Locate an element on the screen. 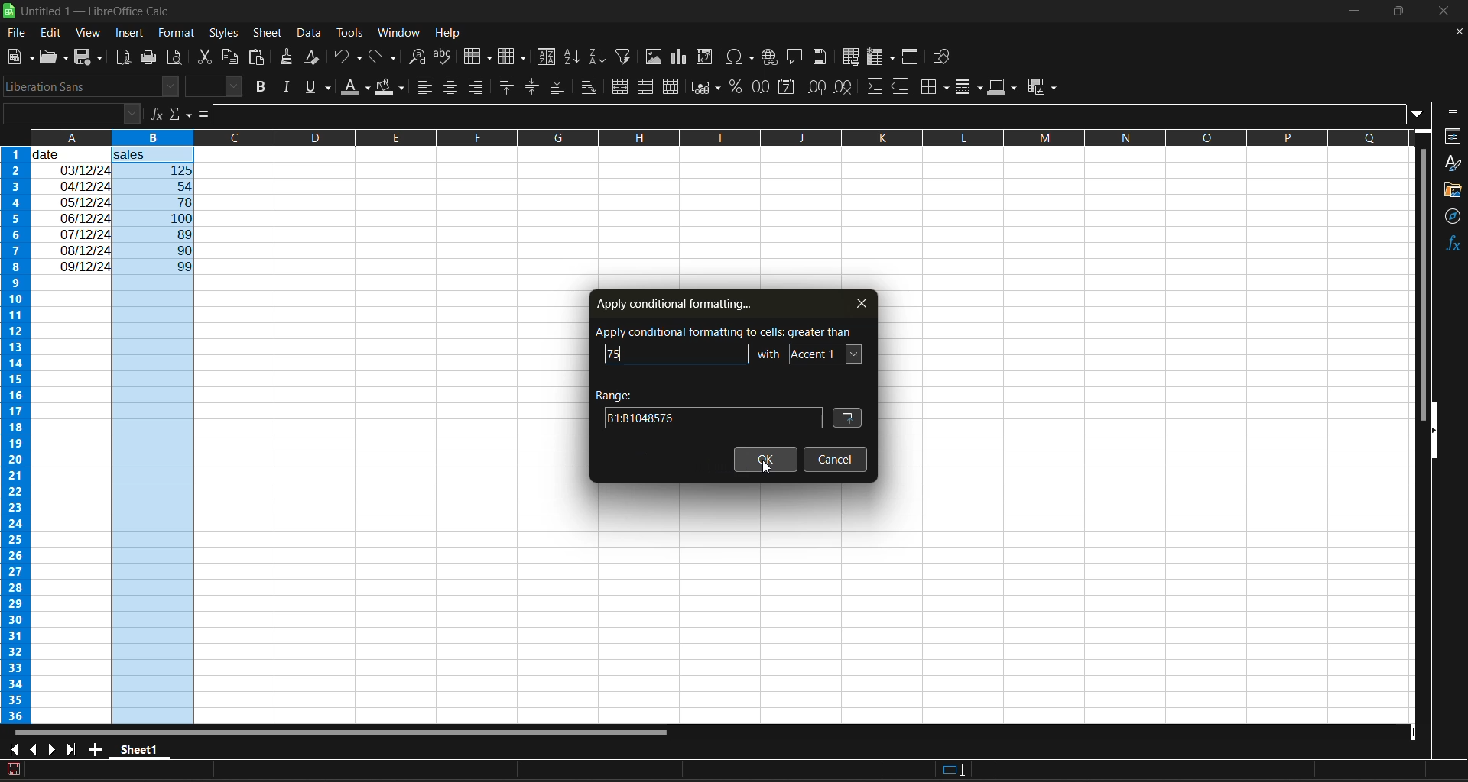 This screenshot has height=782, width=1468. center vertically is located at coordinates (532, 87).